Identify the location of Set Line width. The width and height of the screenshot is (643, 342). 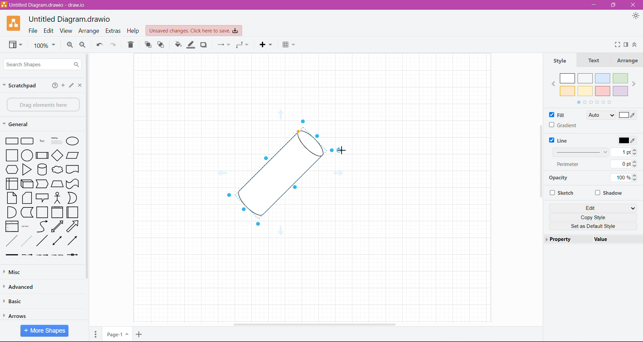
(595, 152).